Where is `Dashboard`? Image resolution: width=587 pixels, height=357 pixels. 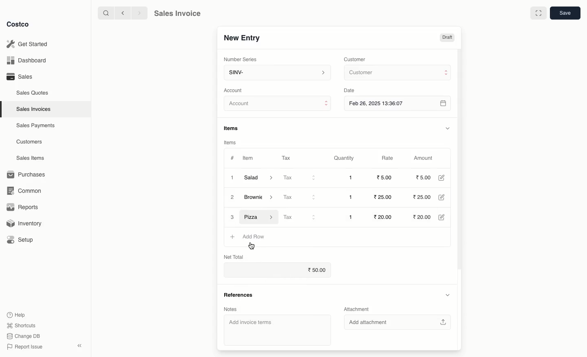
Dashboard is located at coordinates (25, 61).